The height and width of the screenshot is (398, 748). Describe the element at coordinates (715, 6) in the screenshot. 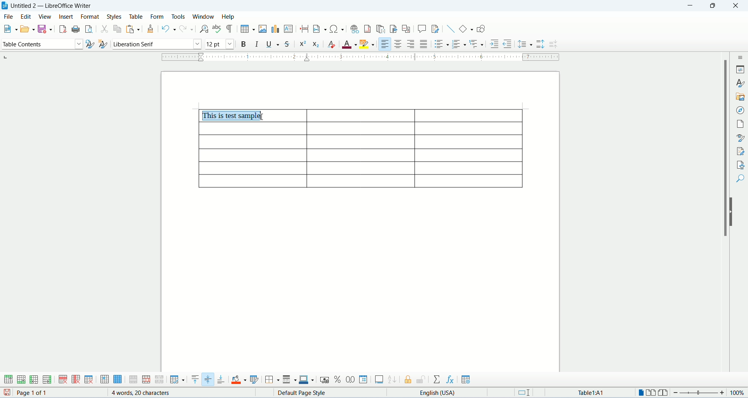

I see `maximize` at that location.